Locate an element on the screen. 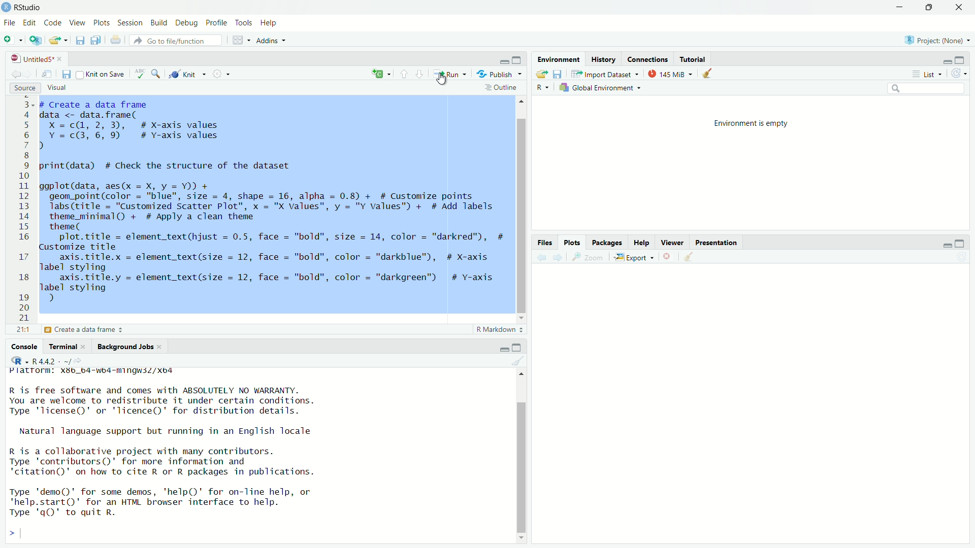 The width and height of the screenshot is (975, 548). Outline is located at coordinates (501, 89).